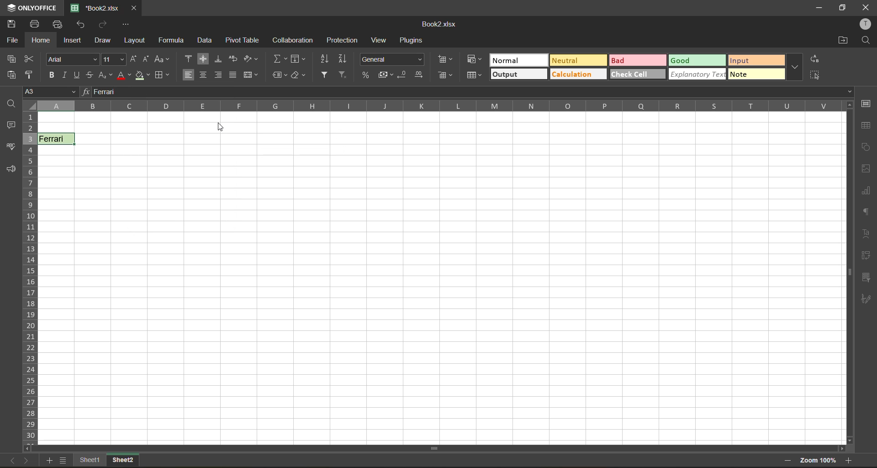  Describe the element at coordinates (381, 39) in the screenshot. I see `view` at that location.